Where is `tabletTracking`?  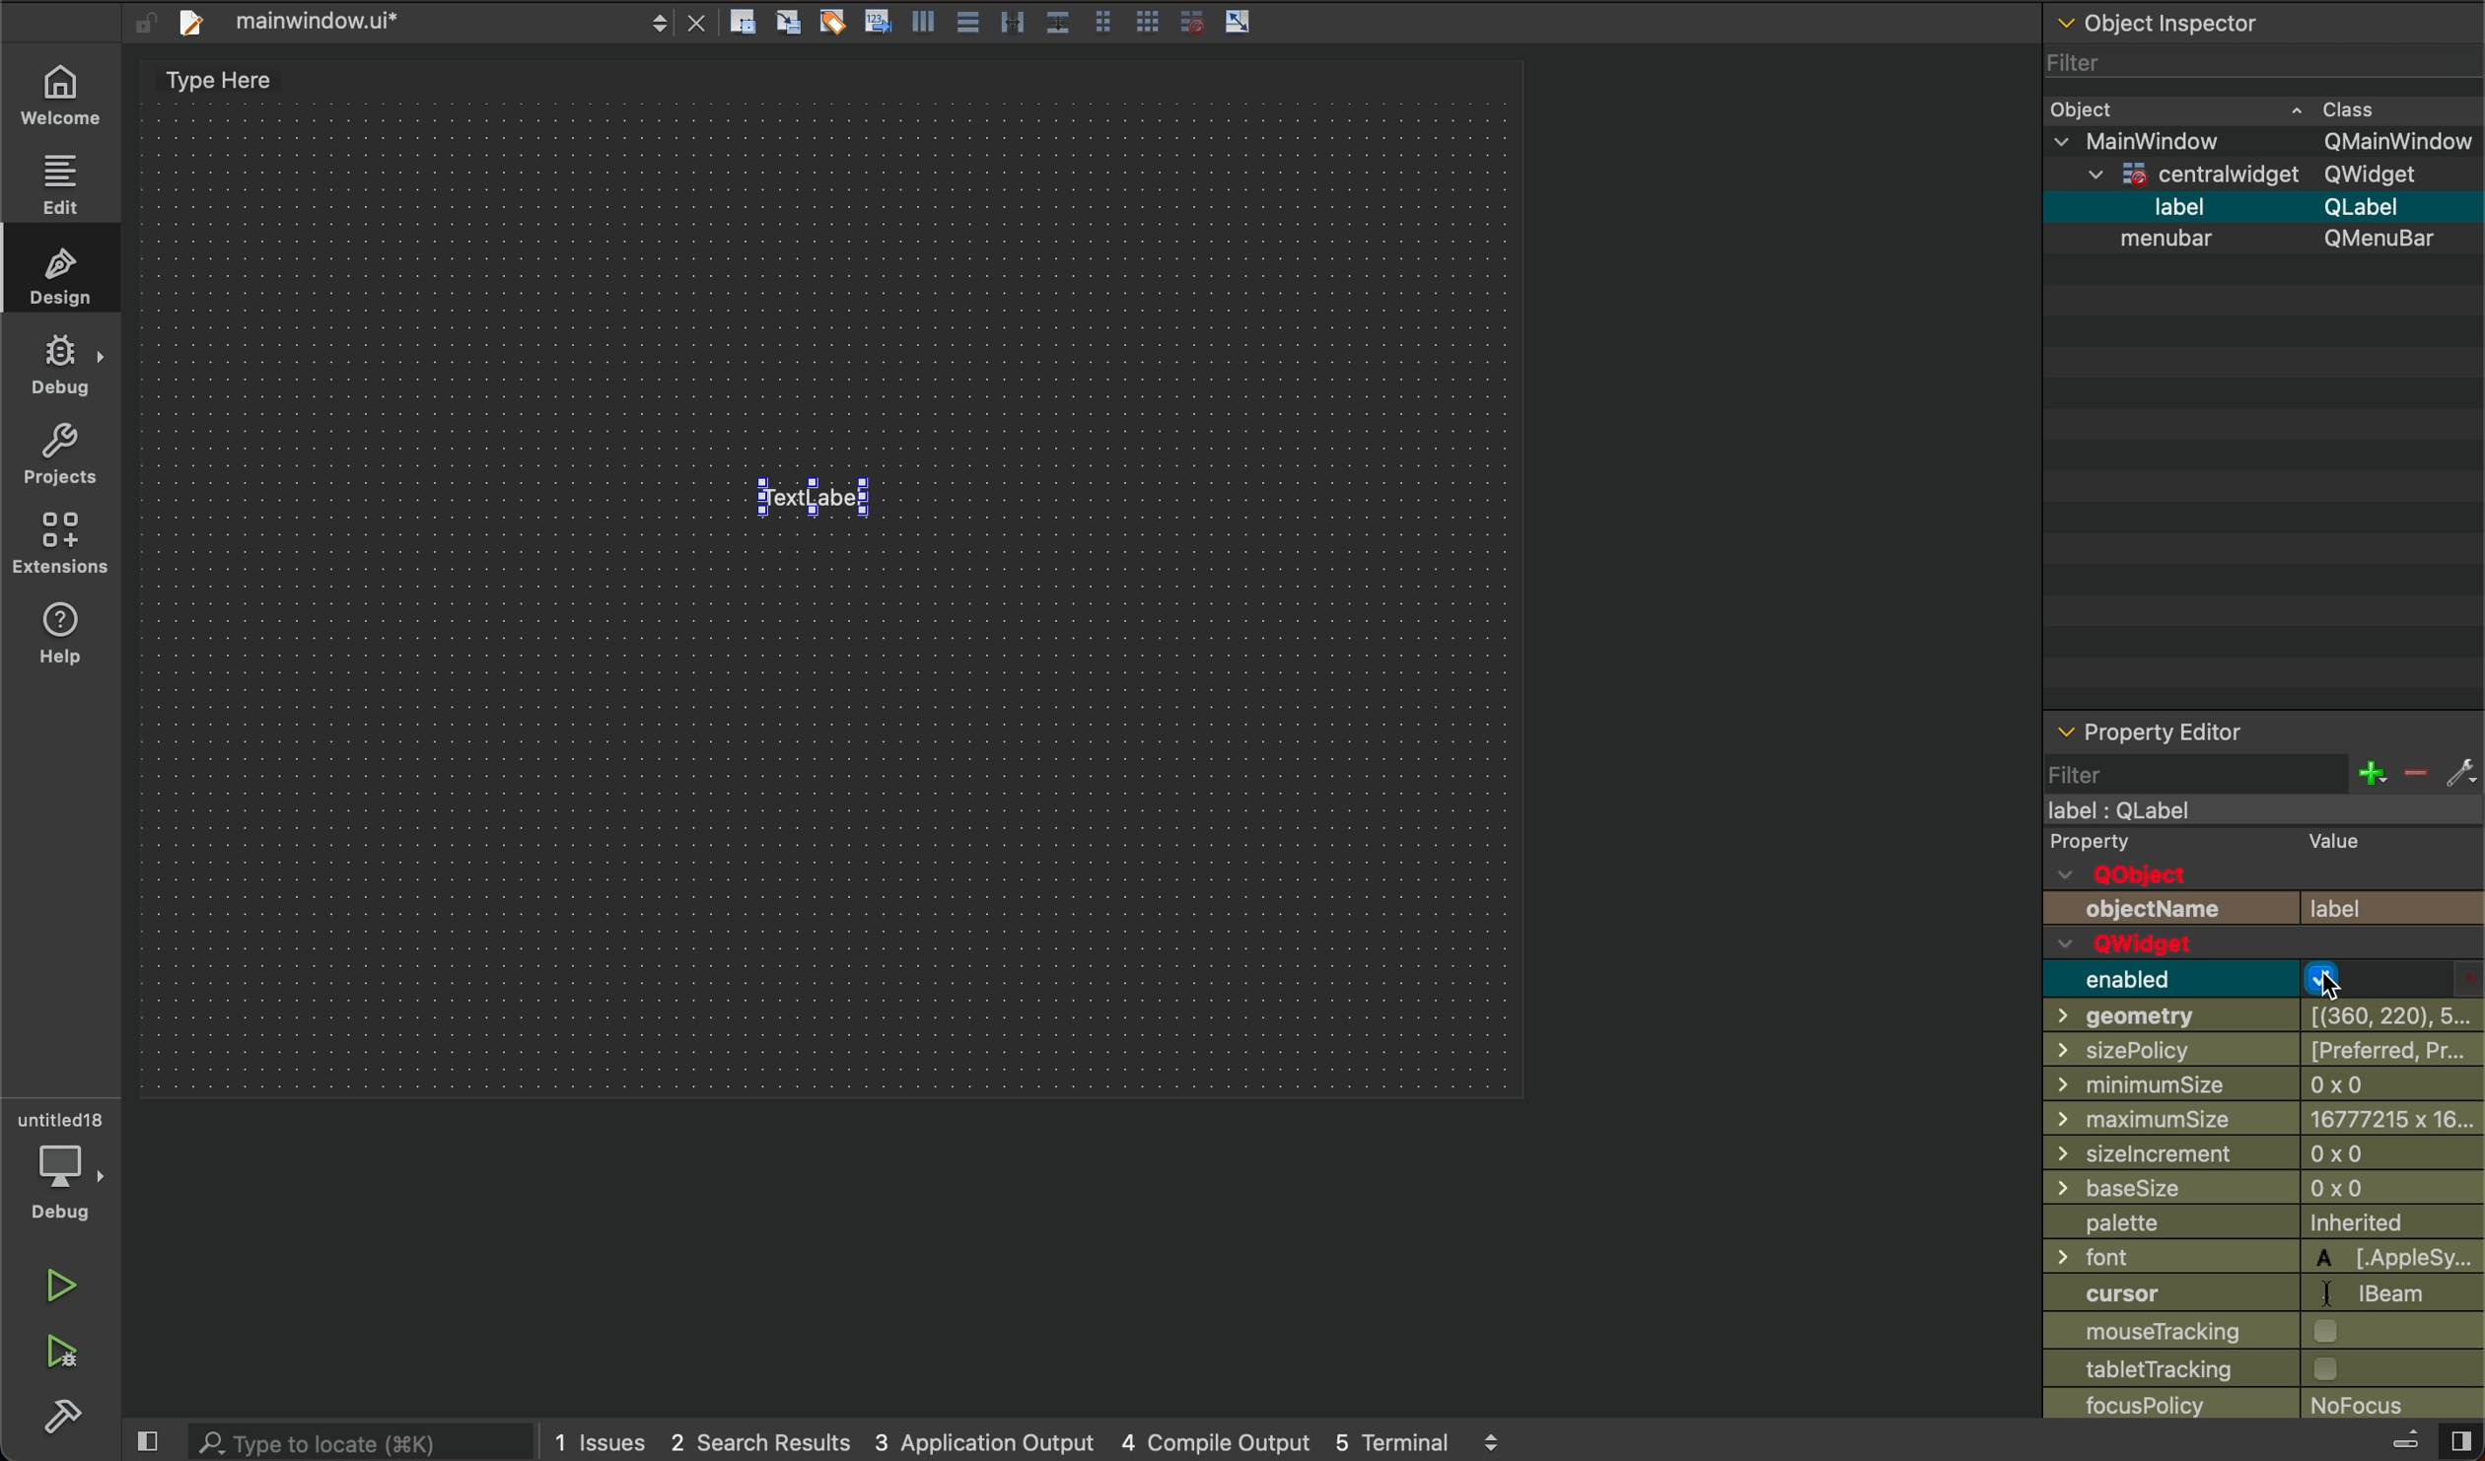 tabletTracking is located at coordinates (2153, 1369).